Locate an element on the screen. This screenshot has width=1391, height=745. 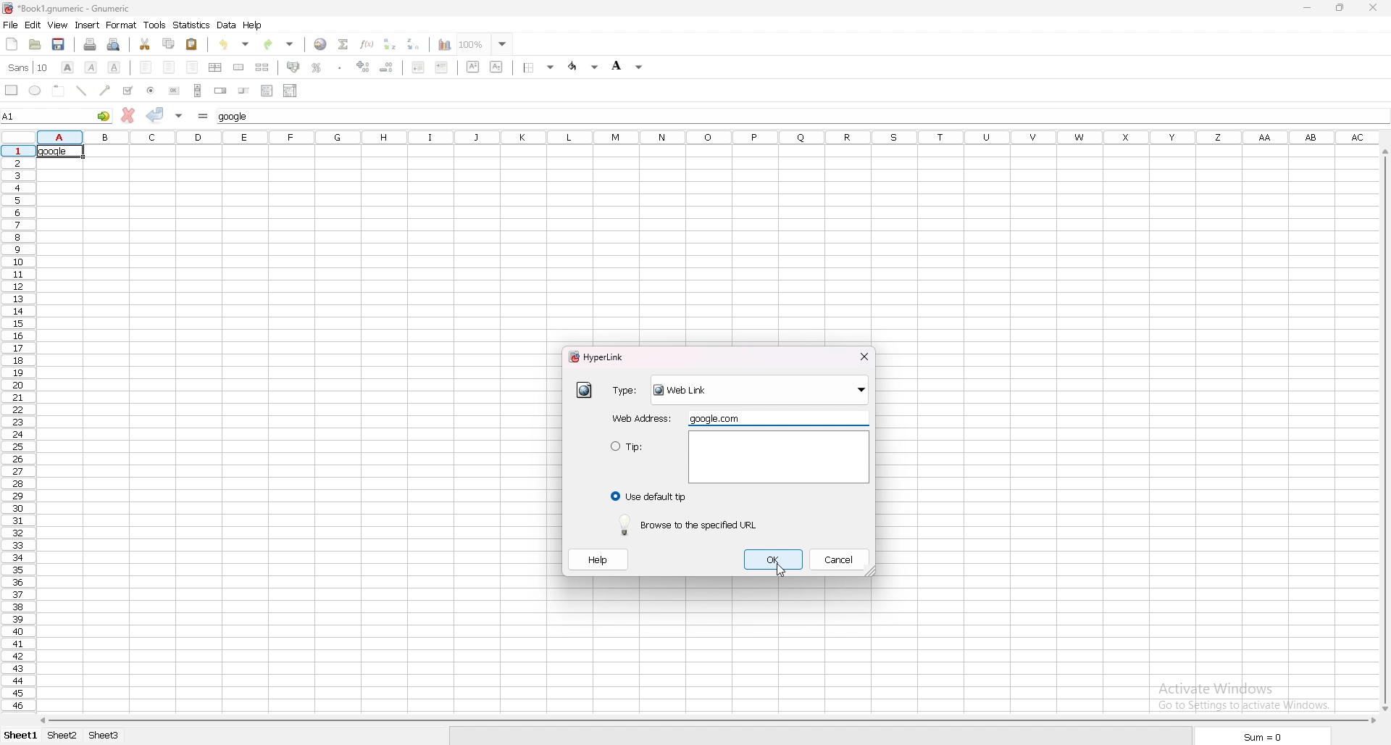
superscript is located at coordinates (474, 67).